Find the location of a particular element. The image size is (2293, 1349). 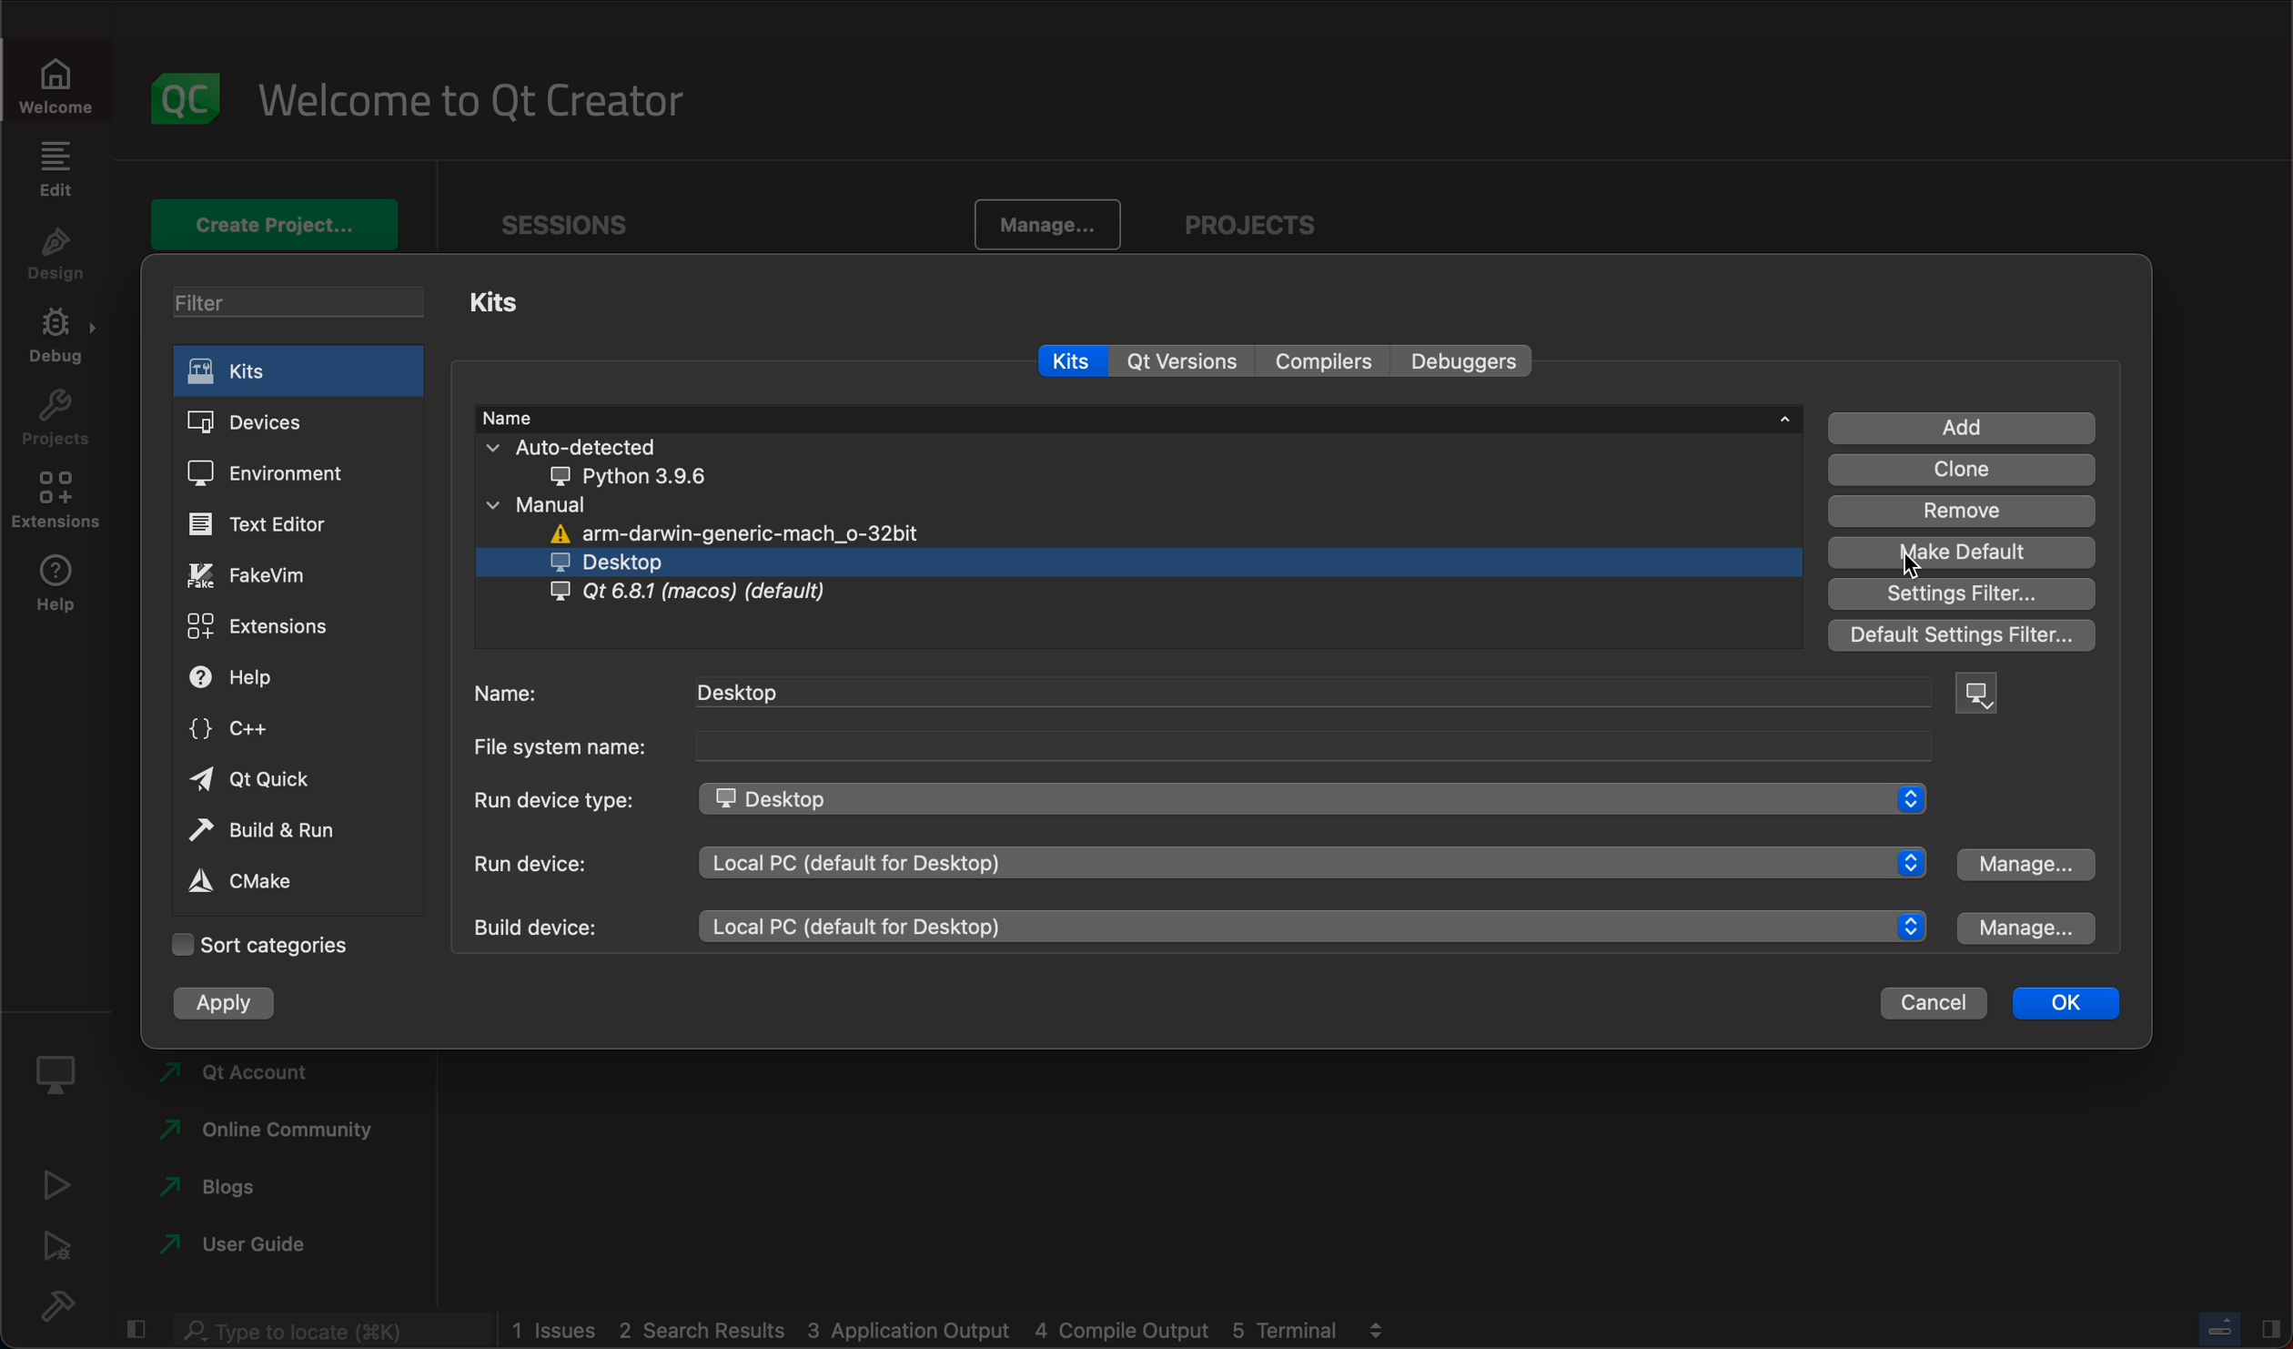

kits is located at coordinates (303, 372).